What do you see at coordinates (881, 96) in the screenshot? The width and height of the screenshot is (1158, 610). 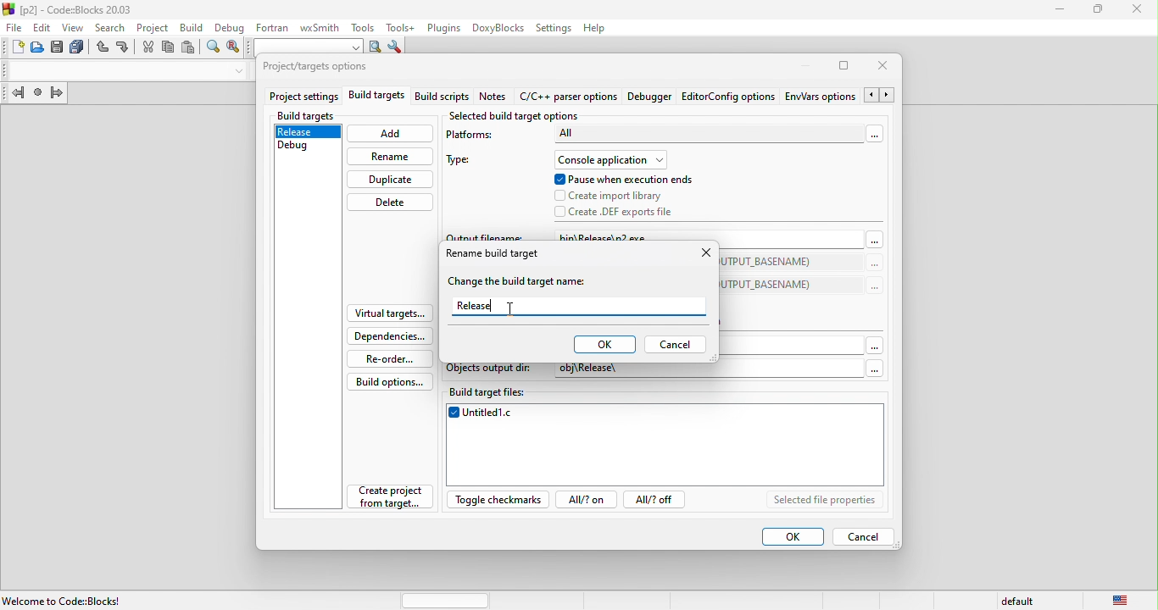 I see `Arrows` at bounding box center [881, 96].